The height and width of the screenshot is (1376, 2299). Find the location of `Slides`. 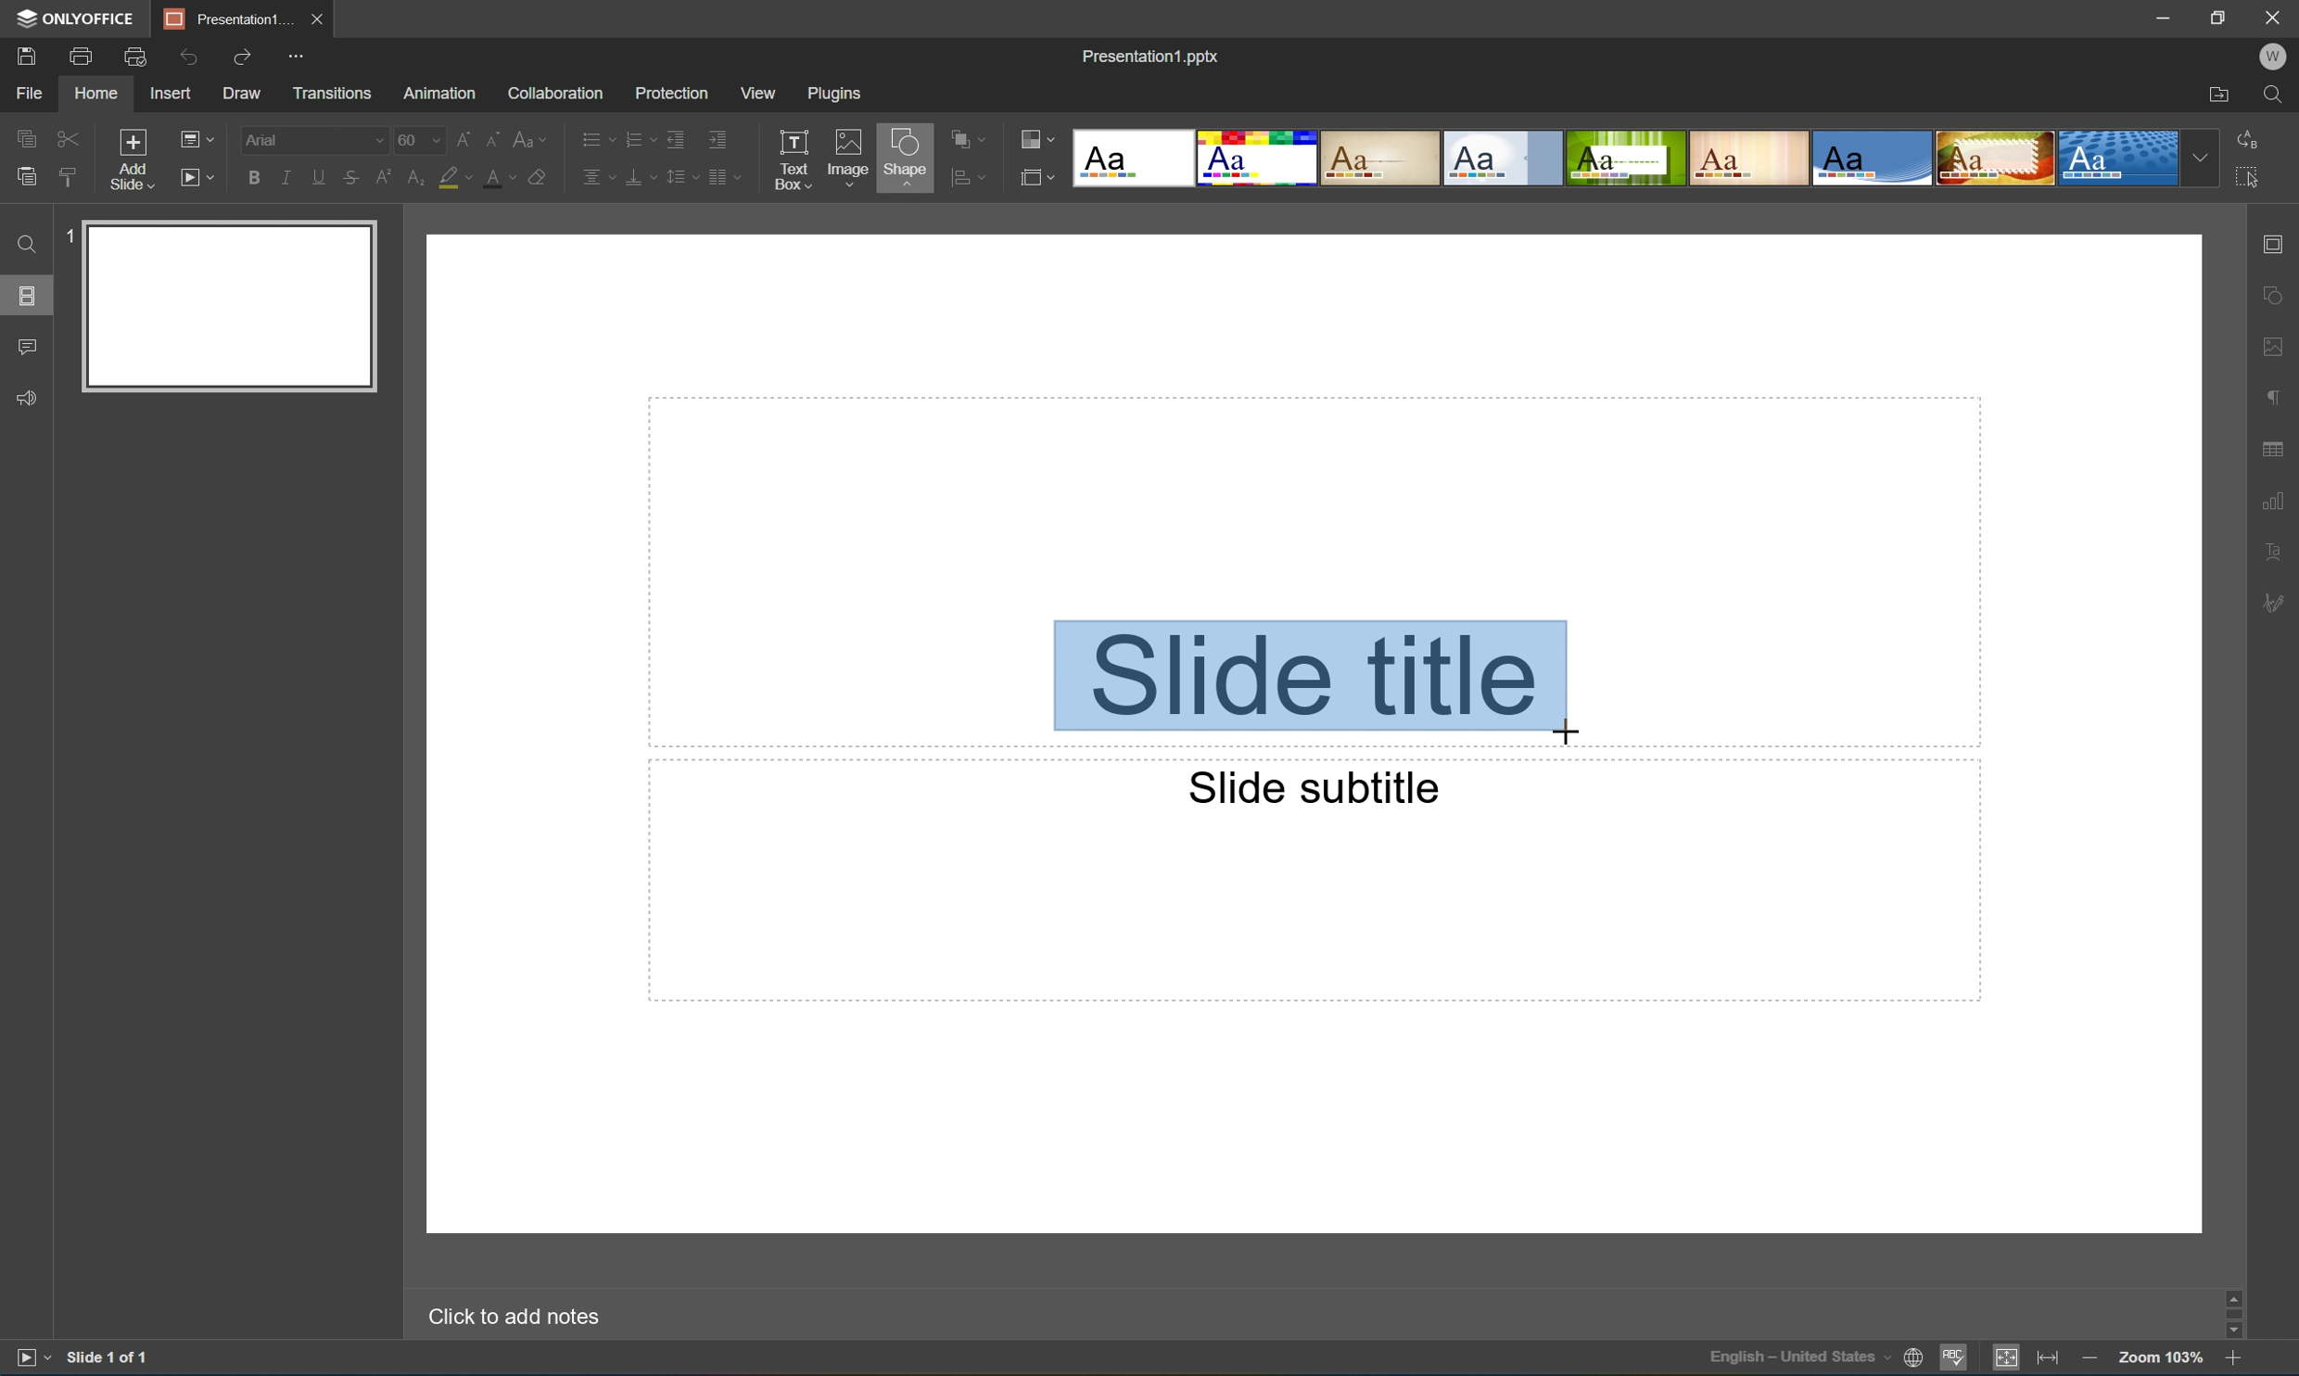

Slides is located at coordinates (26, 294).